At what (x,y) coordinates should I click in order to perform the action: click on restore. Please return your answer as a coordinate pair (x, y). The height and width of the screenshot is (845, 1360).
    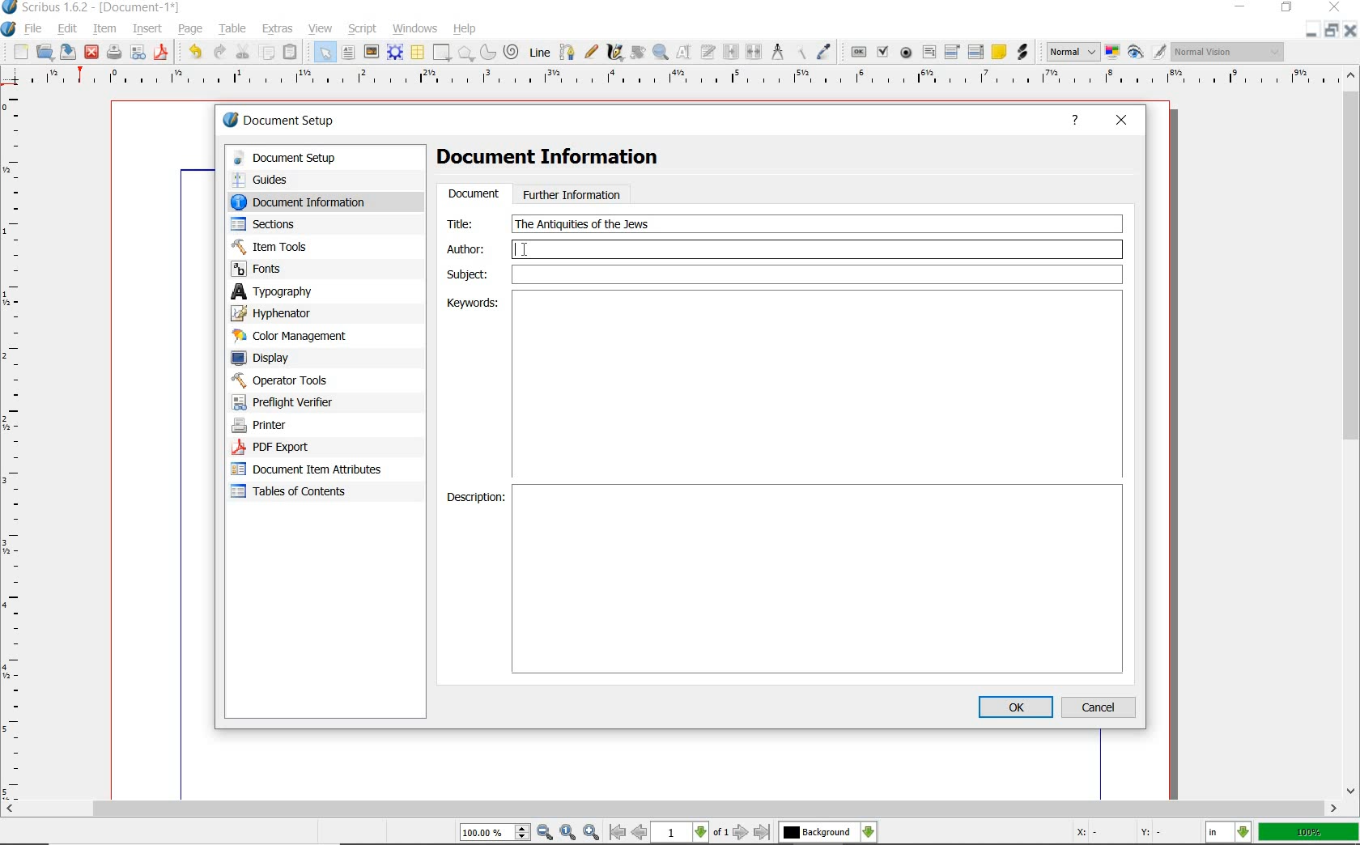
    Looking at the image, I should click on (1335, 30).